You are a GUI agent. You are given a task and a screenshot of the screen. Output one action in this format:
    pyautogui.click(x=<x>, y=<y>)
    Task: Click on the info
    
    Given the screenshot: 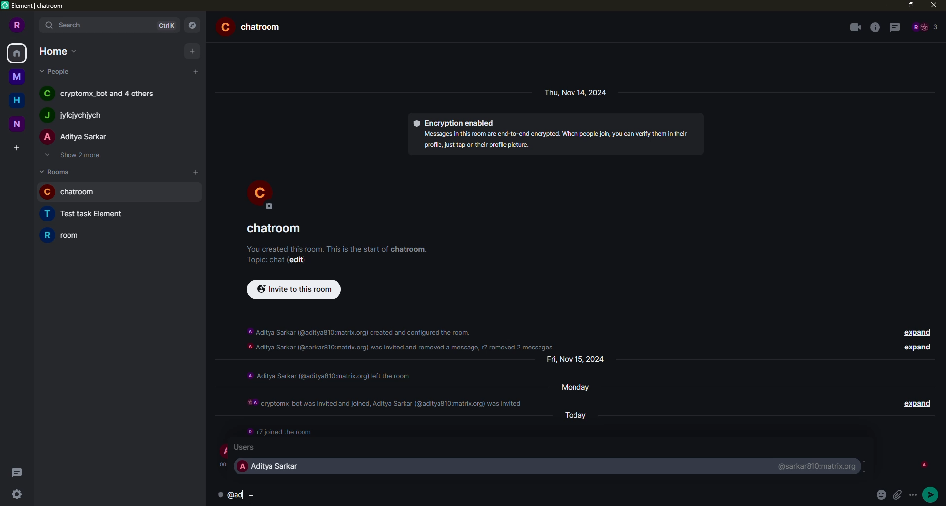 What is the action you would take?
    pyautogui.click(x=403, y=337)
    